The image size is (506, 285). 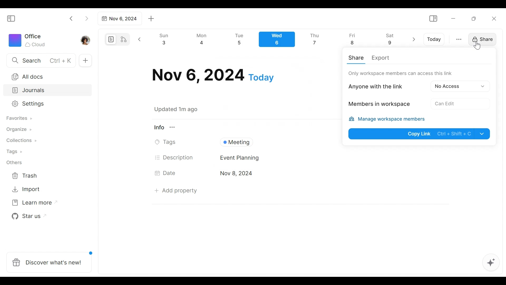 I want to click on Show/Hide Sidebar, so click(x=13, y=18).